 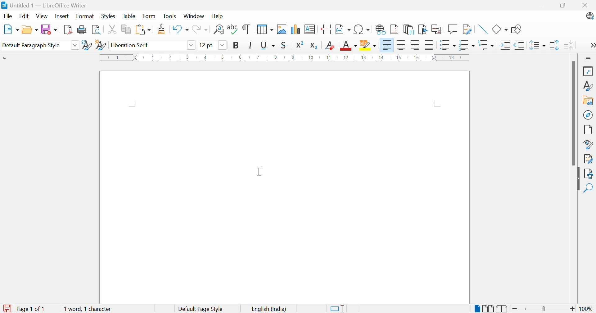 I want to click on New, so click(x=12, y=29).